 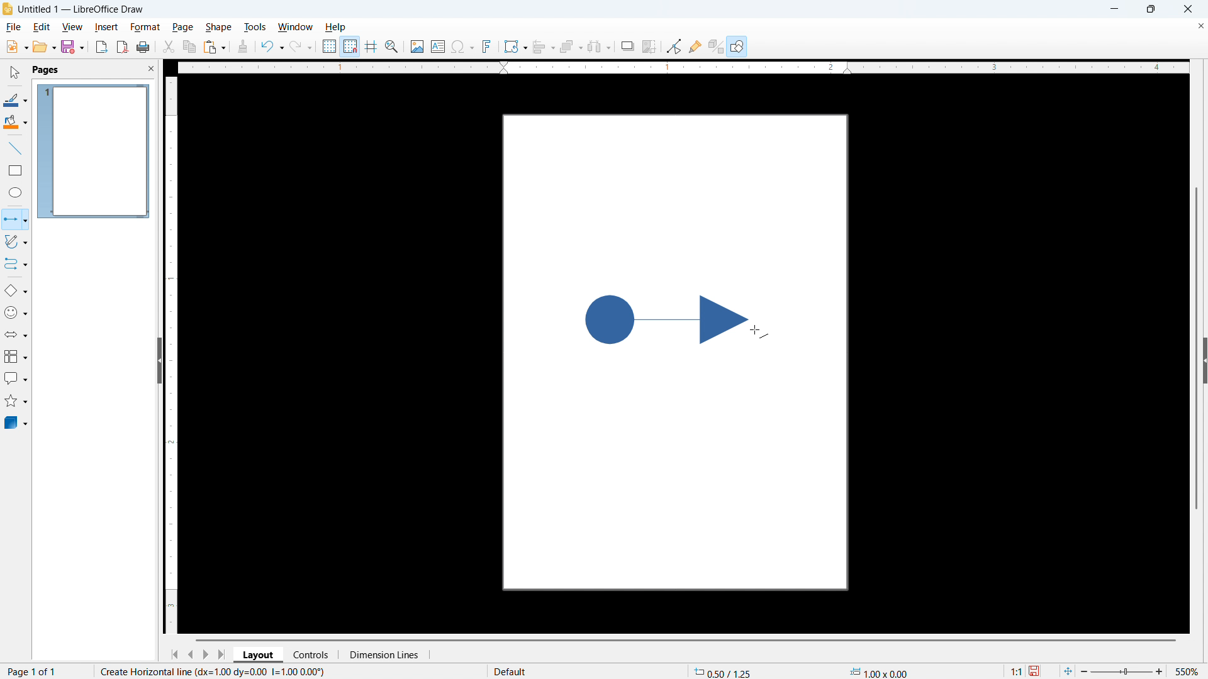 What do you see at coordinates (1187, 9) in the screenshot?
I see `close ` at bounding box center [1187, 9].